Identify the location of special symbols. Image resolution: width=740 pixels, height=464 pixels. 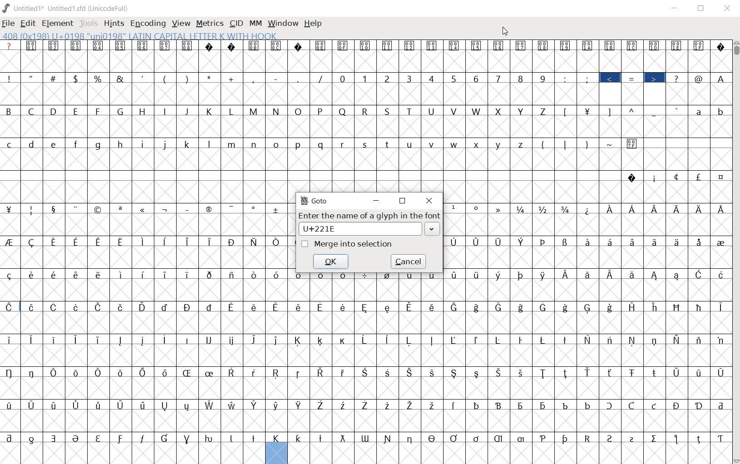
(147, 208).